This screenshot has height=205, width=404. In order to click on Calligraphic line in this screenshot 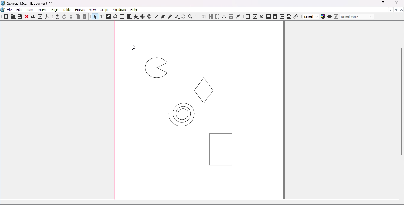, I will do `click(177, 17)`.